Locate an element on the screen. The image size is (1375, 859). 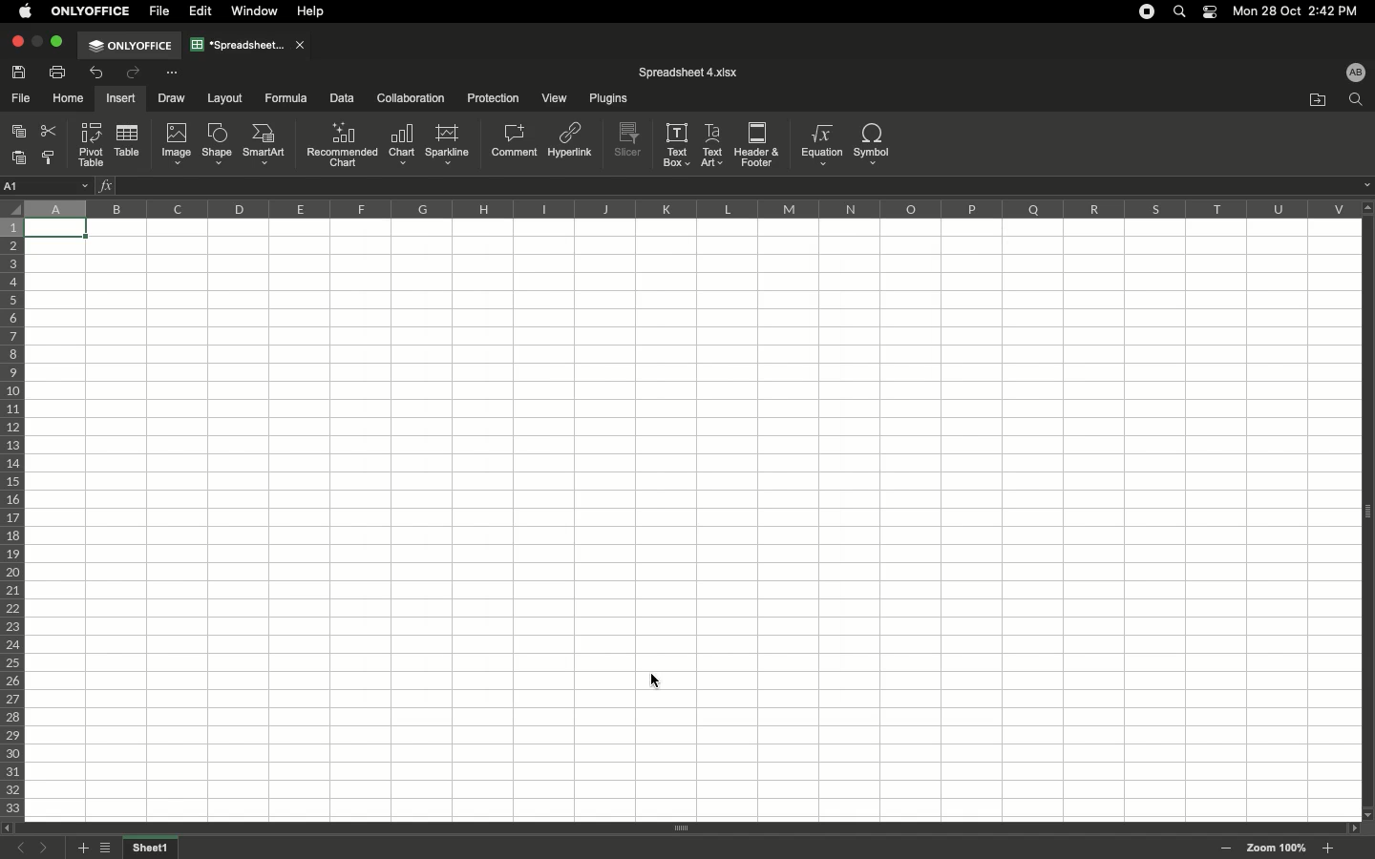
Selector is located at coordinates (11, 205).